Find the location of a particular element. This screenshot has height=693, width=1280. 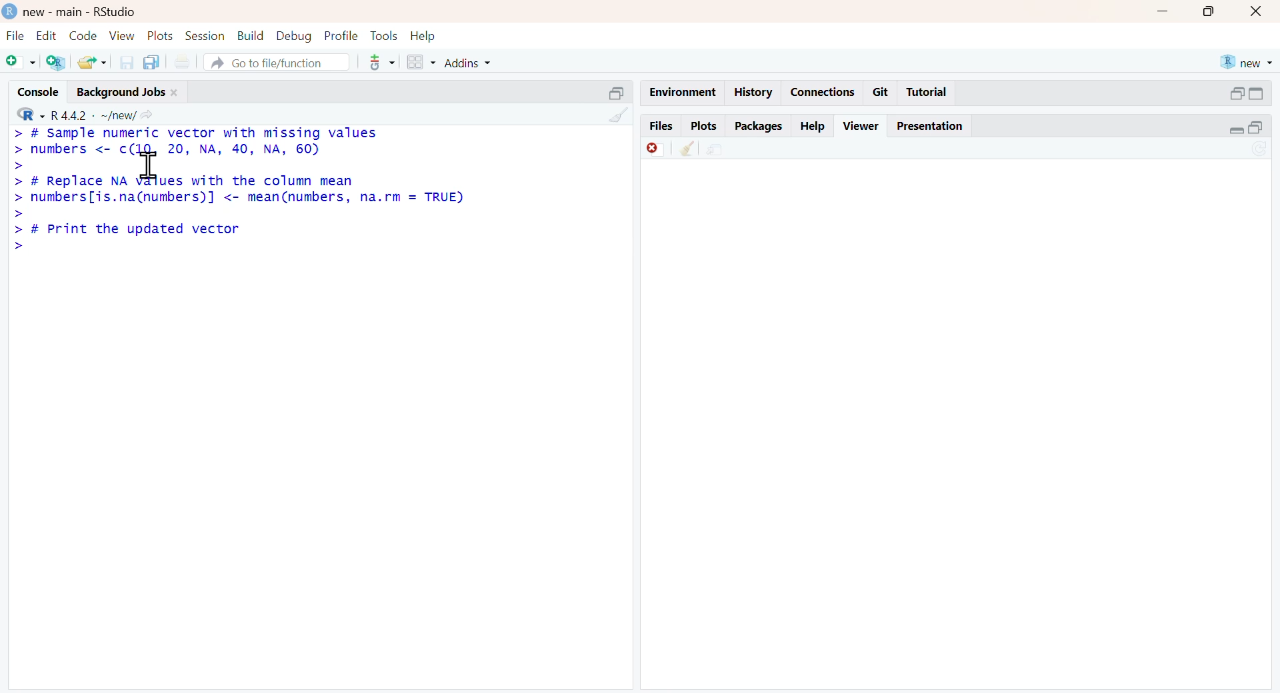

console is located at coordinates (39, 91).